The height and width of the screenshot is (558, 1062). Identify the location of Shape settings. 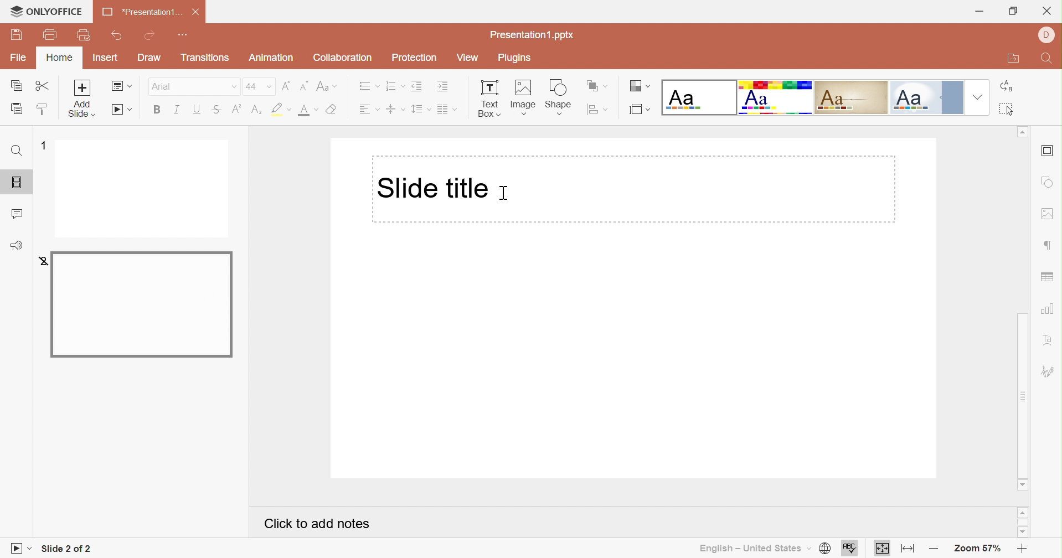
(1047, 182).